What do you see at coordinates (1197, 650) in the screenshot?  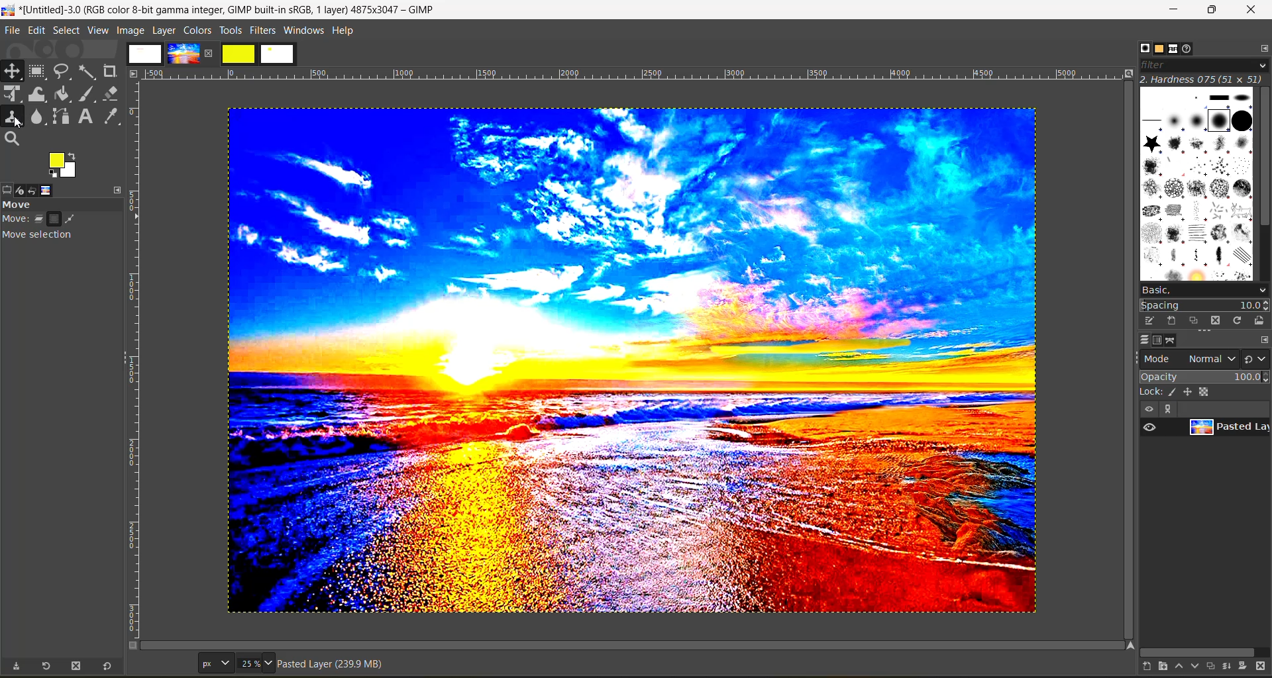 I see `horizontal scroll bar` at bounding box center [1197, 650].